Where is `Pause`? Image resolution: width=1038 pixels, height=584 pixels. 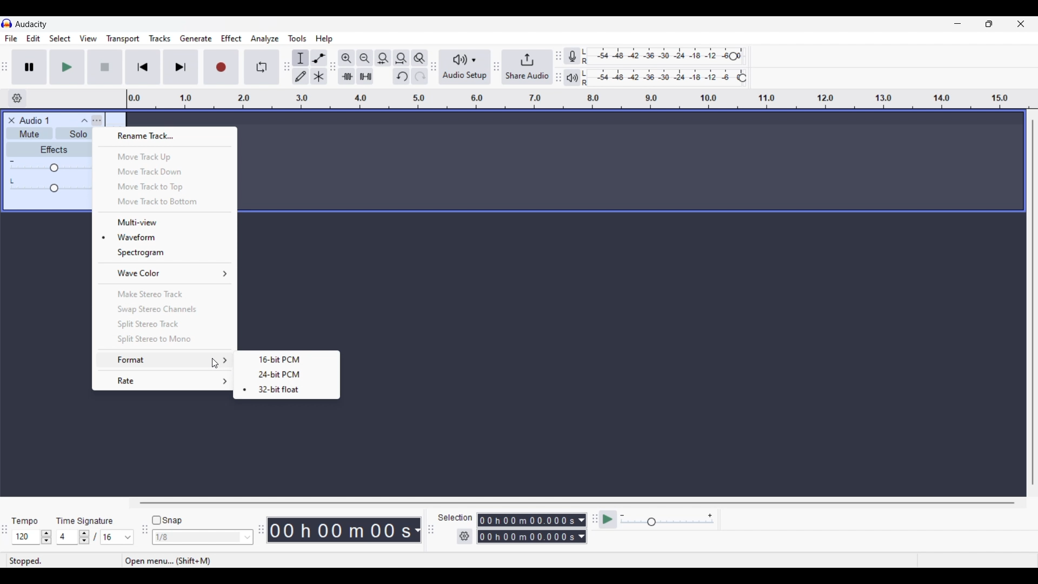 Pause is located at coordinates (29, 67).